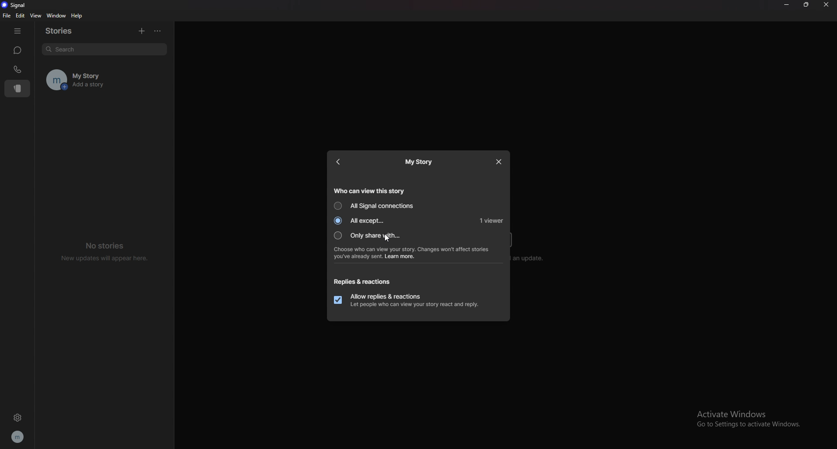 The width and height of the screenshot is (837, 449). I want to click on allow reply and reactions, so click(409, 300).